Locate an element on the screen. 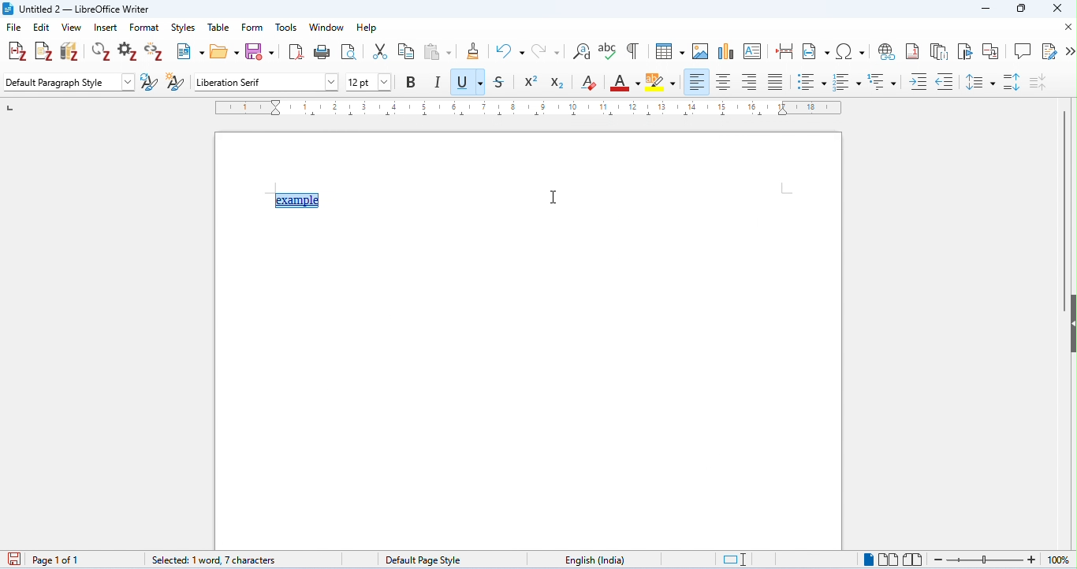  text cursor is located at coordinates (557, 198).